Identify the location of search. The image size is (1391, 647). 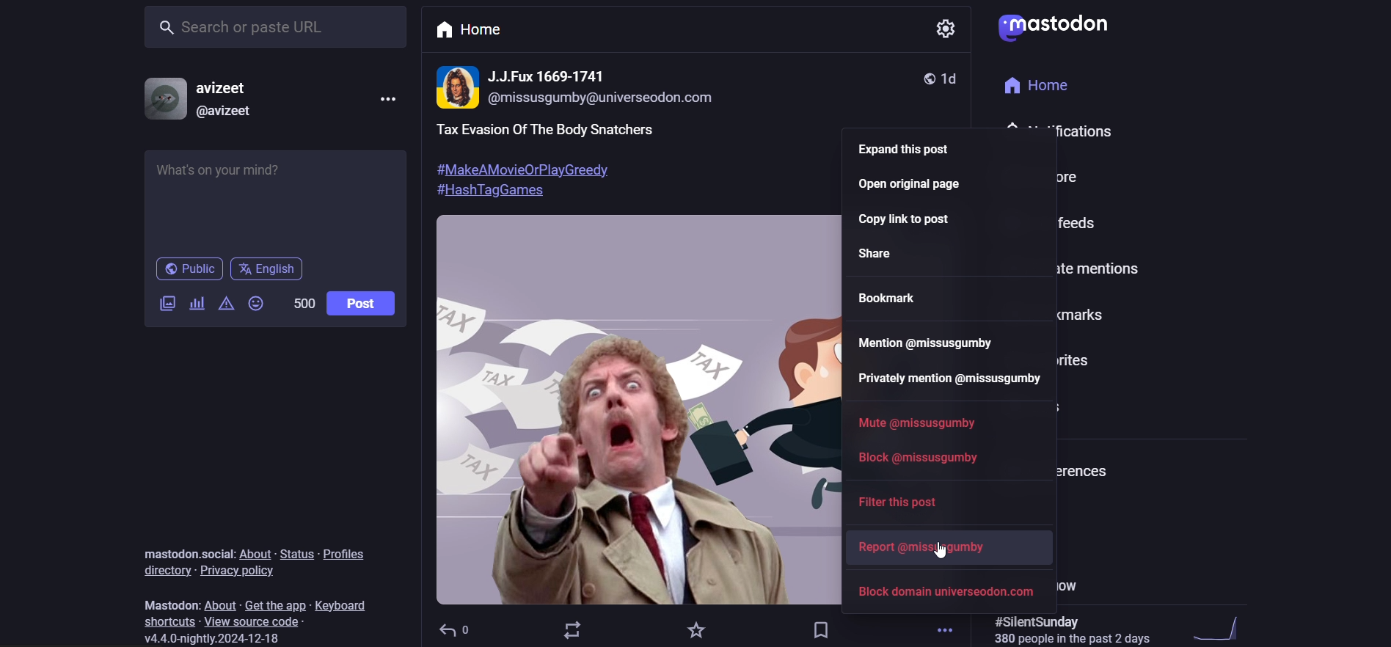
(273, 28).